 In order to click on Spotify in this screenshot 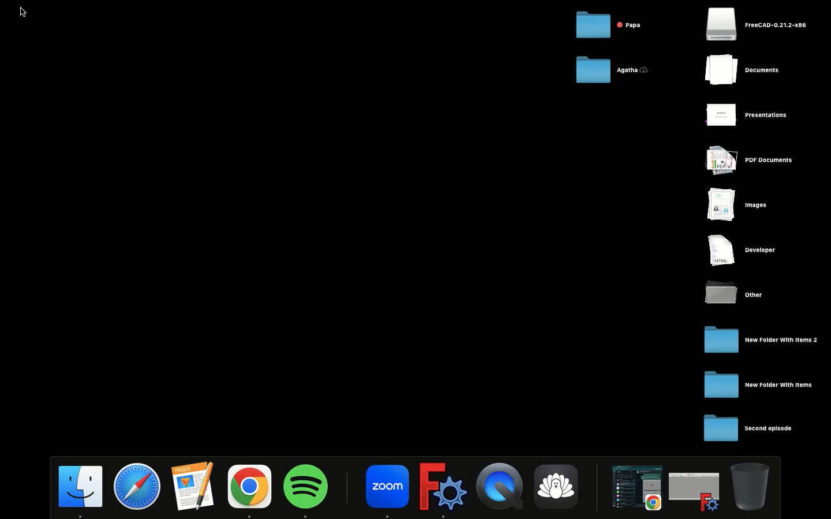, I will do `click(306, 489)`.